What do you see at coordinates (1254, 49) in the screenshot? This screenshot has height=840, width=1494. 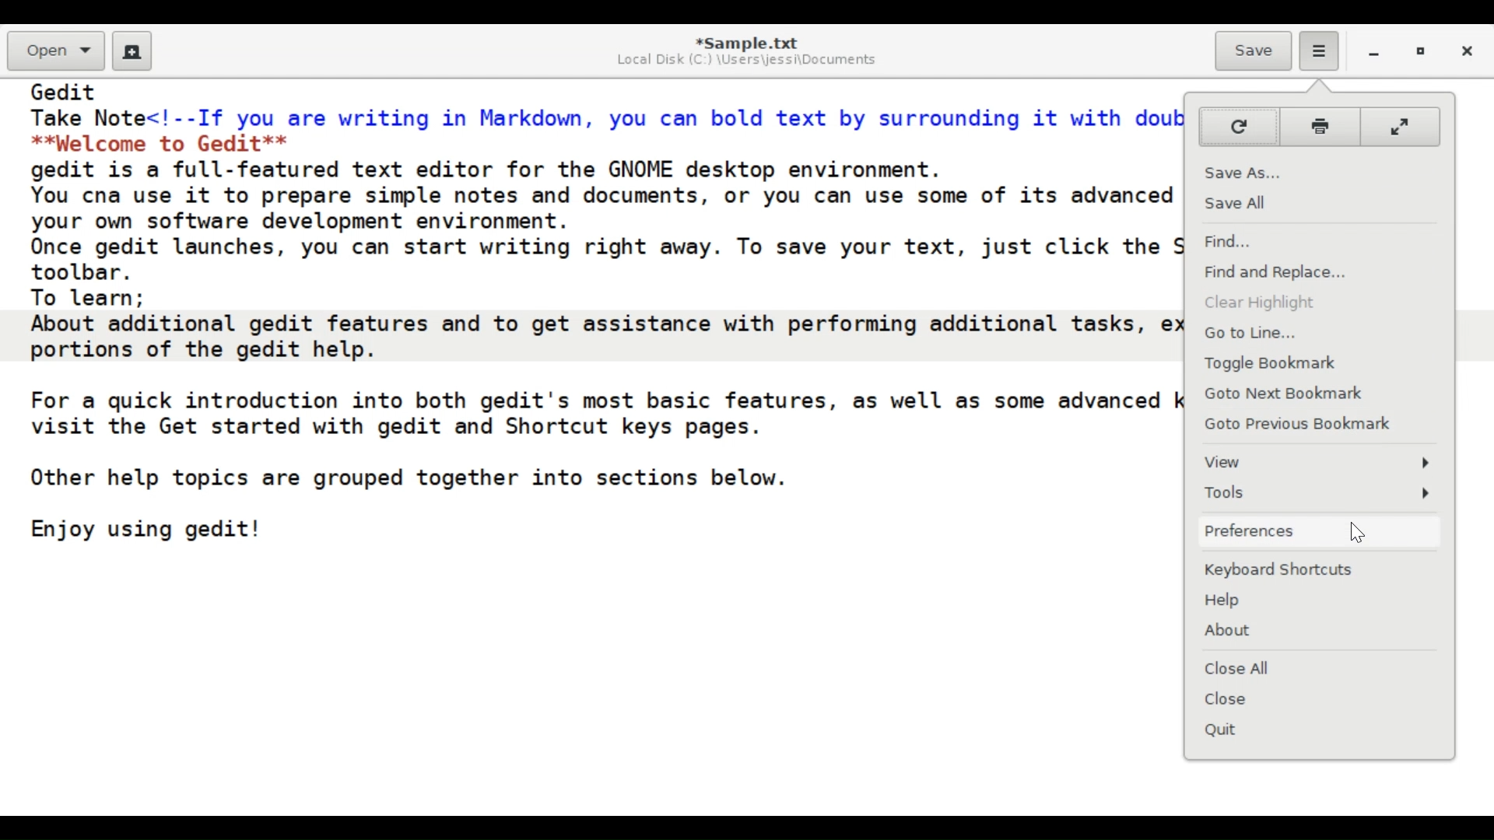 I see `Save` at bounding box center [1254, 49].